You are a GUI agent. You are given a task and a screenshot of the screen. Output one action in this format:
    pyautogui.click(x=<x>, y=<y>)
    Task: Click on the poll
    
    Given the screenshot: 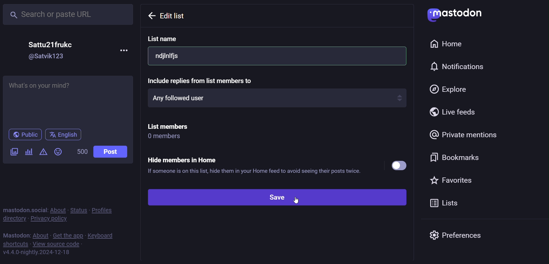 What is the action you would take?
    pyautogui.click(x=31, y=152)
    